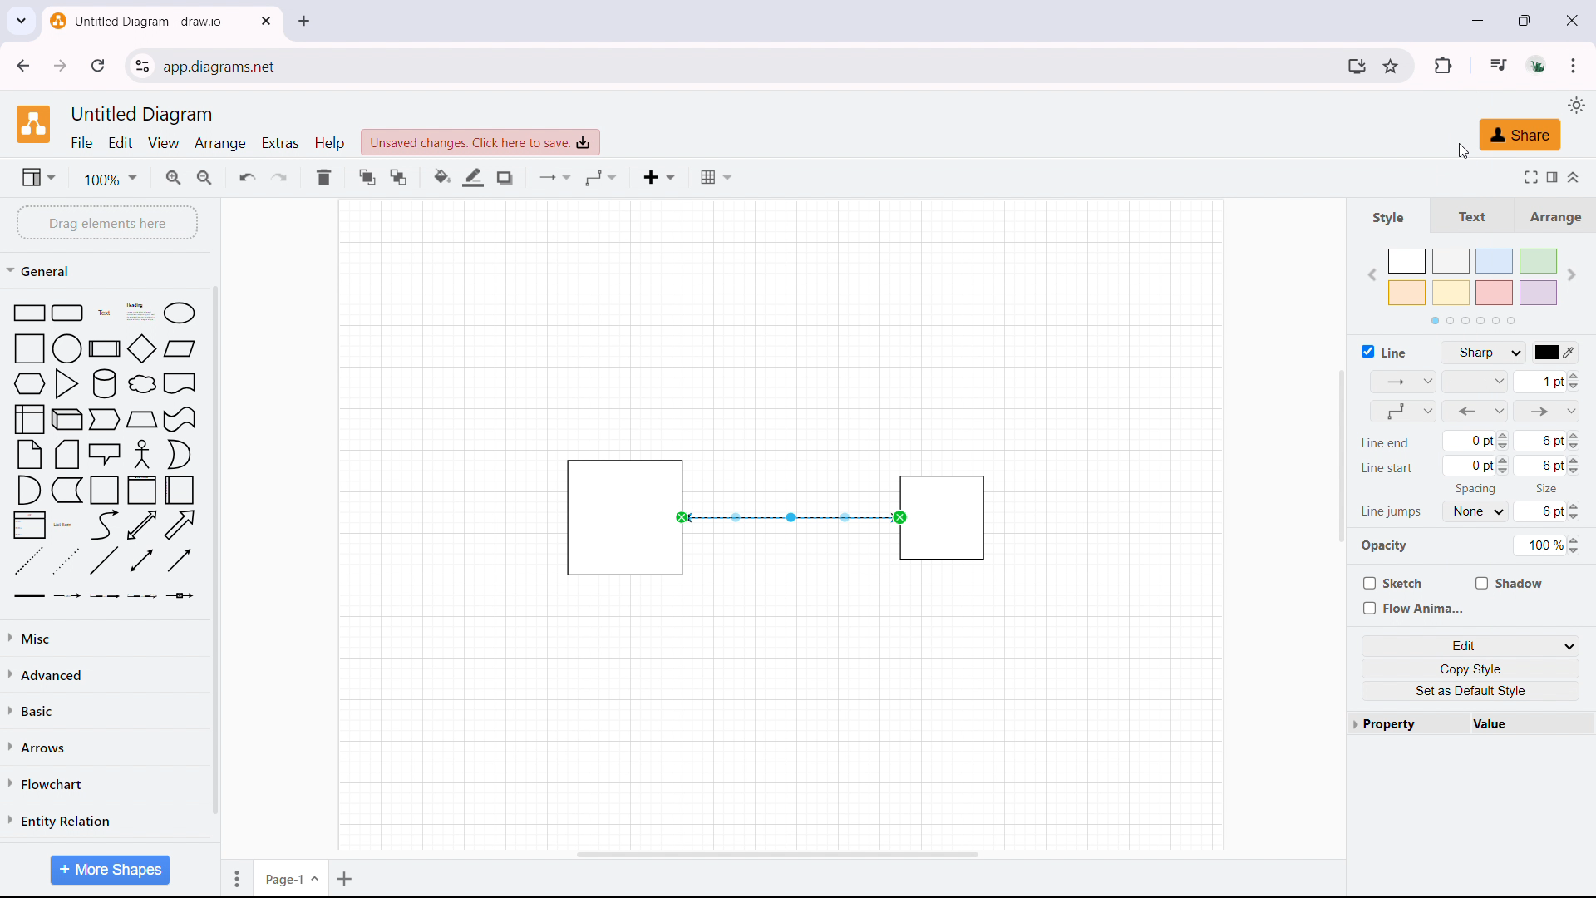  Describe the element at coordinates (1514, 466) in the screenshot. I see `line start size` at that location.